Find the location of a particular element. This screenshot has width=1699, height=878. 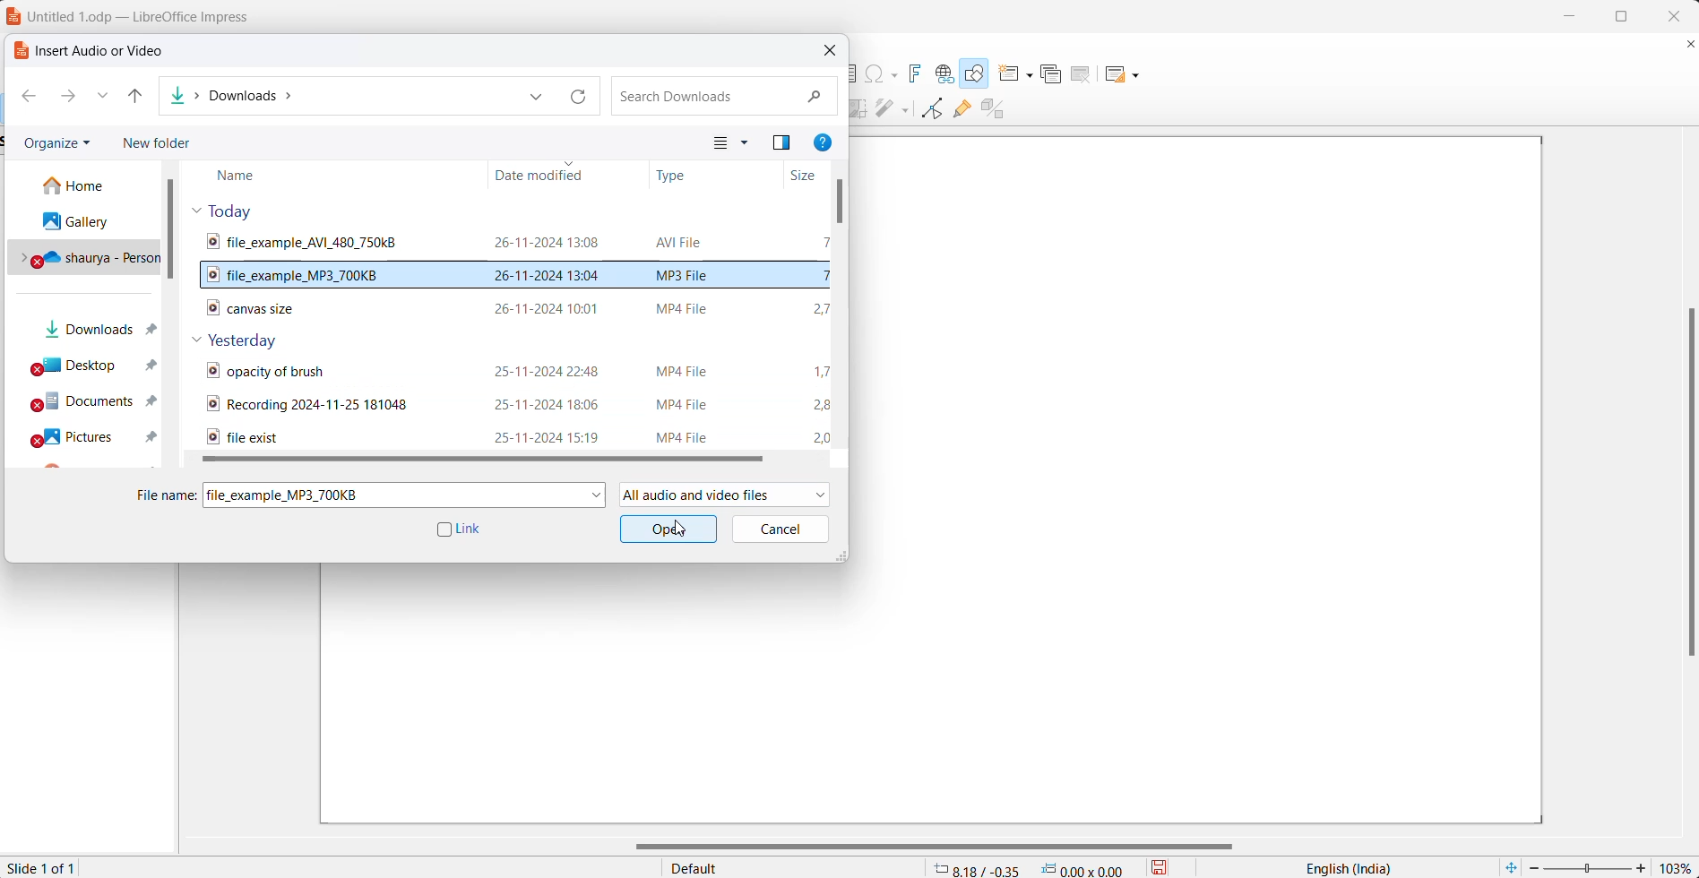

gallery is located at coordinates (85, 218).